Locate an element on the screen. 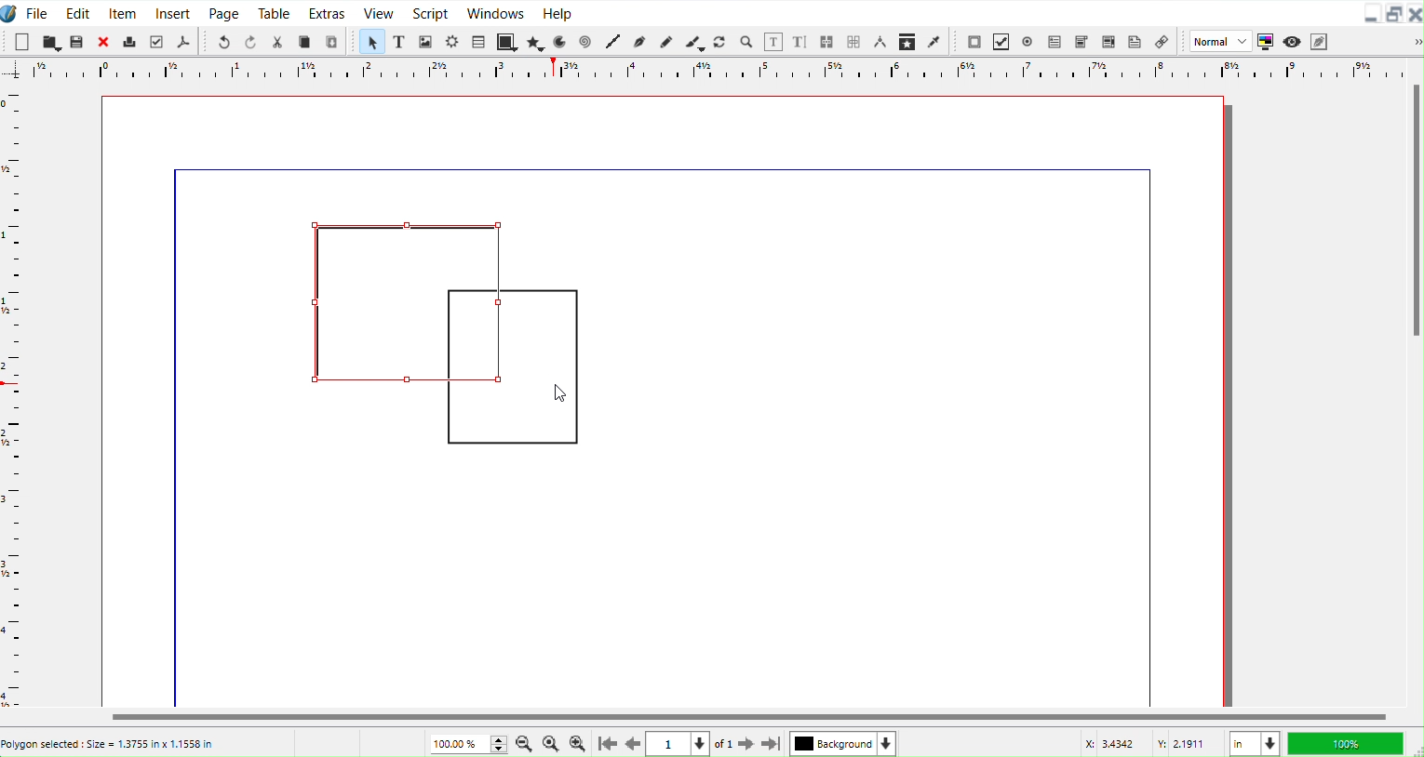 This screenshot has width=1424, height=757. Cursor is located at coordinates (558, 392).